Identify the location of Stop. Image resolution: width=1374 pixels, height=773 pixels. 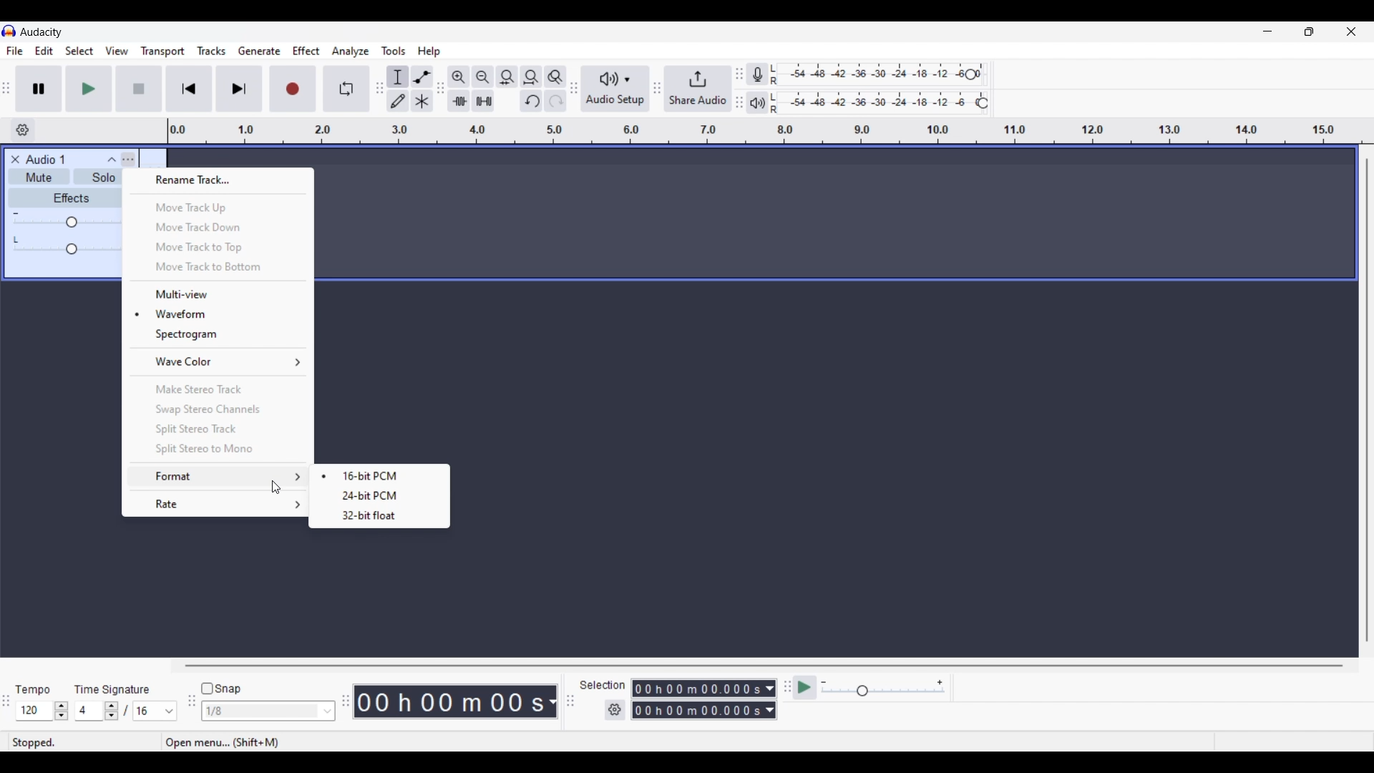
(140, 89).